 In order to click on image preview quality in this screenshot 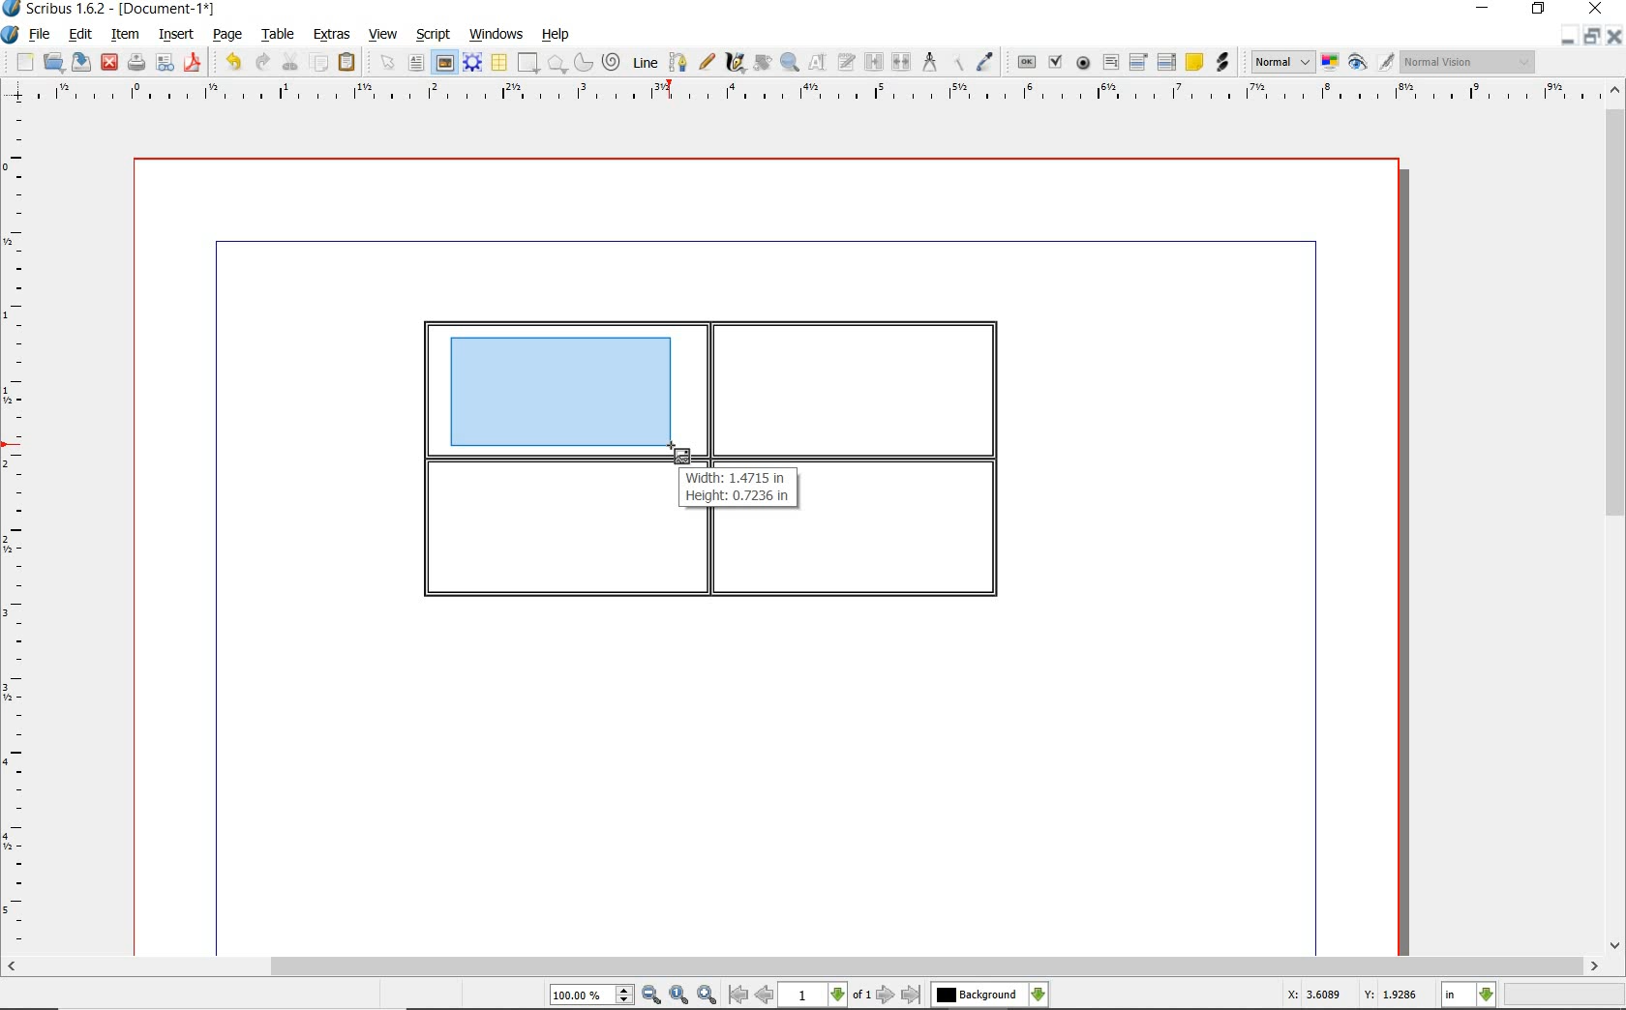, I will do `click(1281, 60)`.